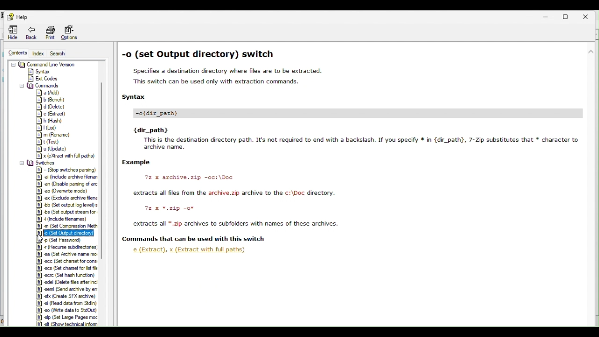  Describe the element at coordinates (66, 269) in the screenshot. I see `Set charset` at that location.